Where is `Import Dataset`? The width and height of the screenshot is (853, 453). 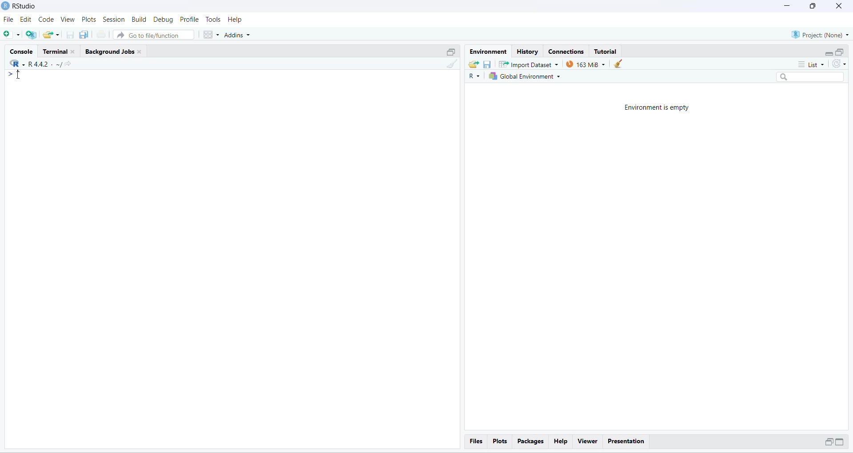 Import Dataset is located at coordinates (528, 64).